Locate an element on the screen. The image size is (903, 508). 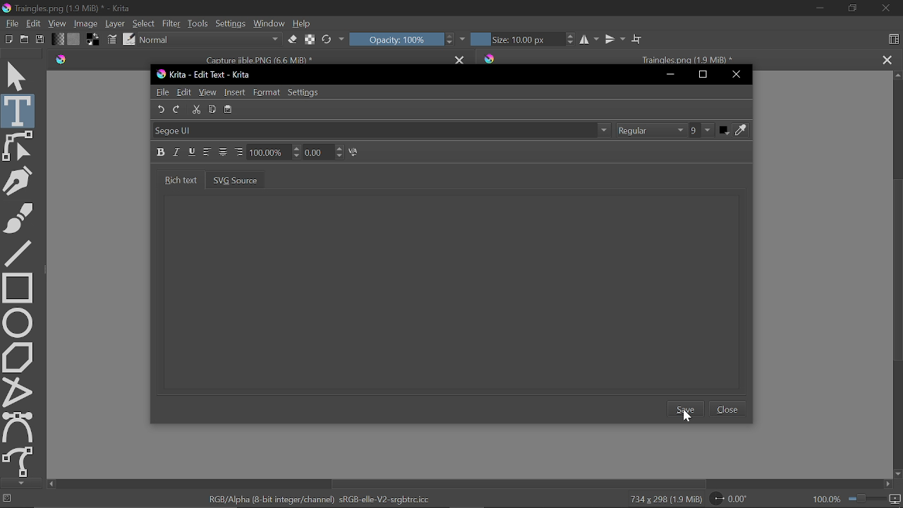
Bezier curve tool is located at coordinates (18, 425).